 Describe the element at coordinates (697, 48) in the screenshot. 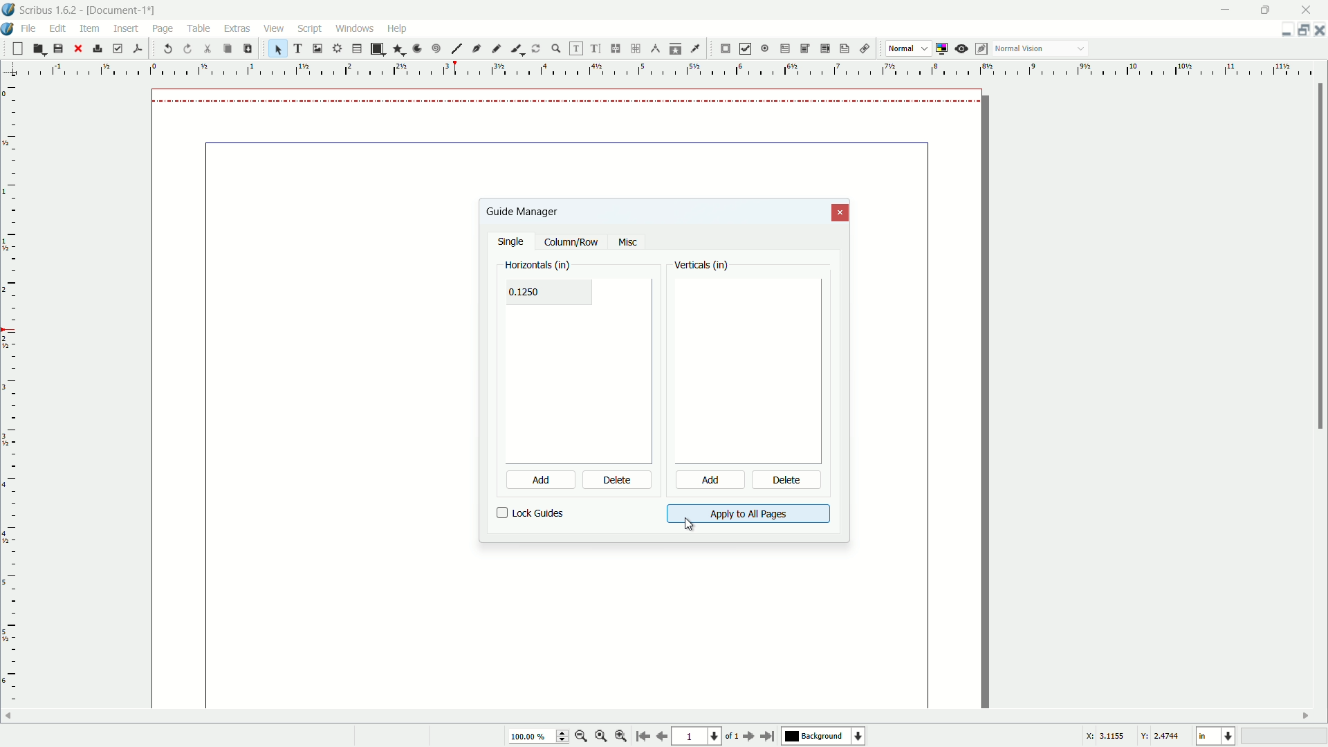

I see `eye dropper` at that location.